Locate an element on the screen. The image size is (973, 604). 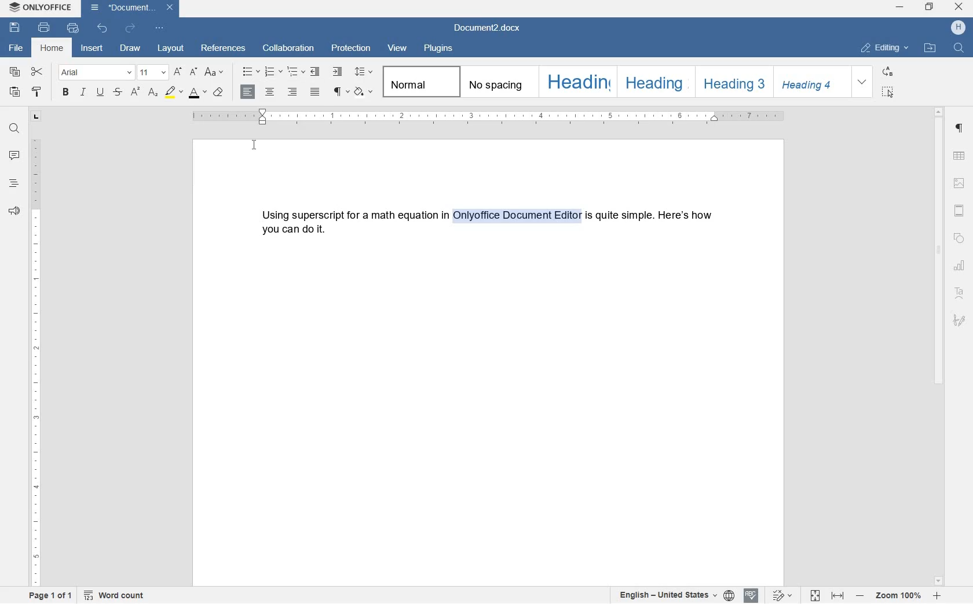
protection is located at coordinates (352, 49).